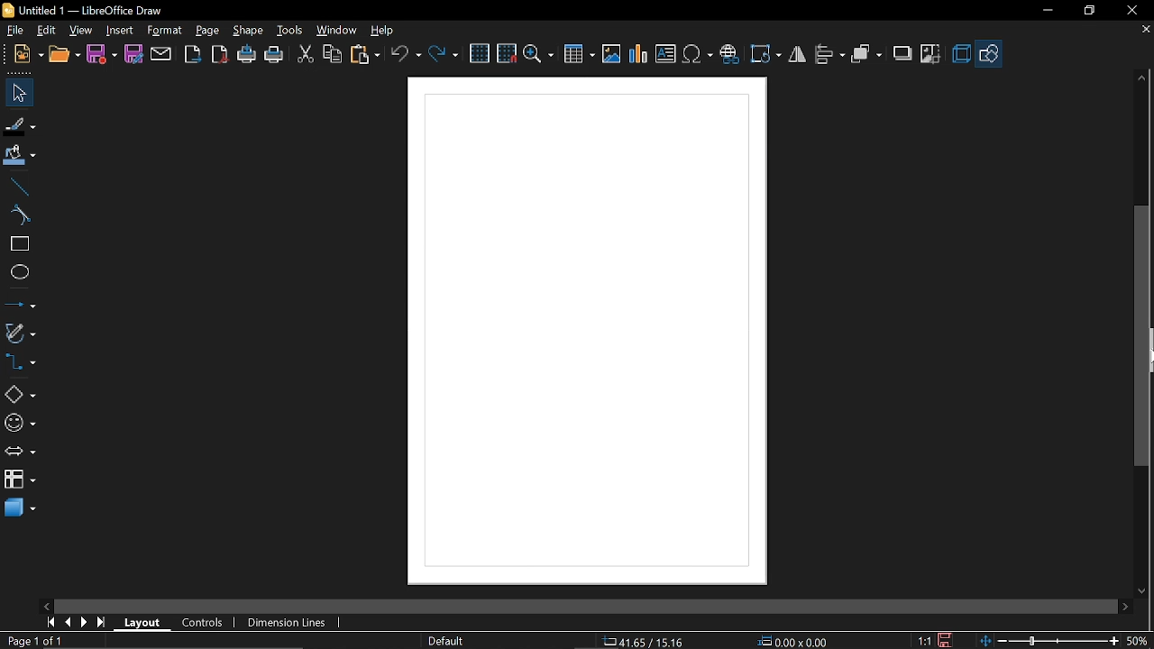 The width and height of the screenshot is (1154, 649). I want to click on window, so click(337, 31).